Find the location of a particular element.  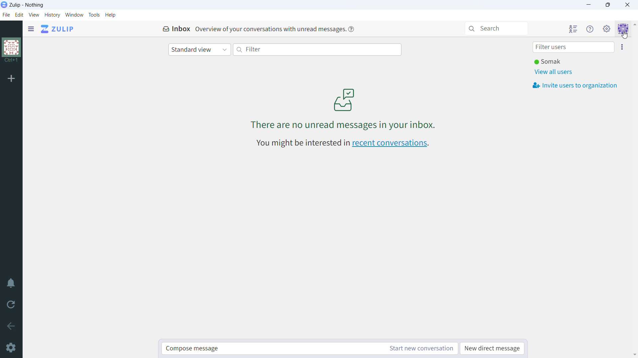

filter users is located at coordinates (574, 47).